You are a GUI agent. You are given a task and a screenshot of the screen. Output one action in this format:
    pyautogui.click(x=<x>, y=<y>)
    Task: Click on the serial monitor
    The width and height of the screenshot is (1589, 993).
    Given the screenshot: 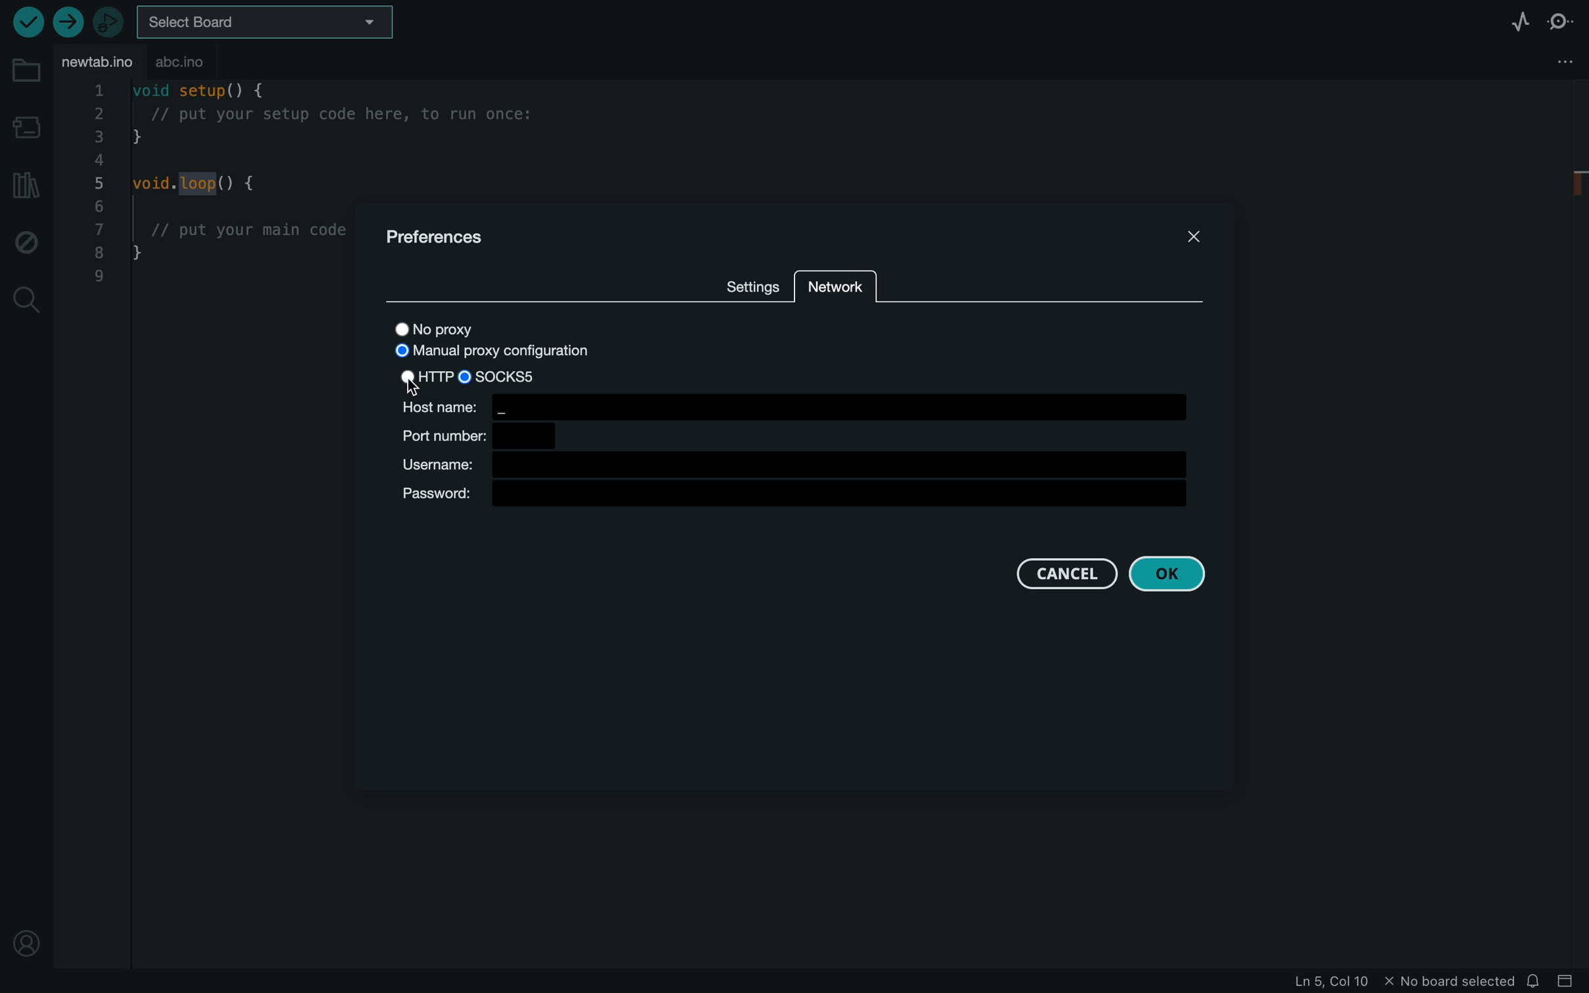 What is the action you would take?
    pyautogui.click(x=1561, y=20)
    